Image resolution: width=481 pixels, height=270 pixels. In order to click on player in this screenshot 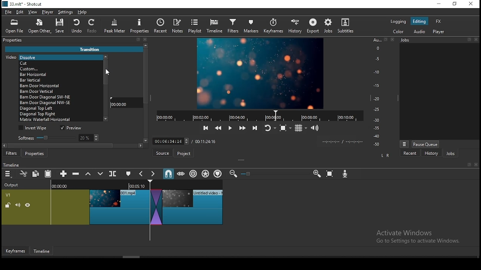, I will do `click(439, 32)`.